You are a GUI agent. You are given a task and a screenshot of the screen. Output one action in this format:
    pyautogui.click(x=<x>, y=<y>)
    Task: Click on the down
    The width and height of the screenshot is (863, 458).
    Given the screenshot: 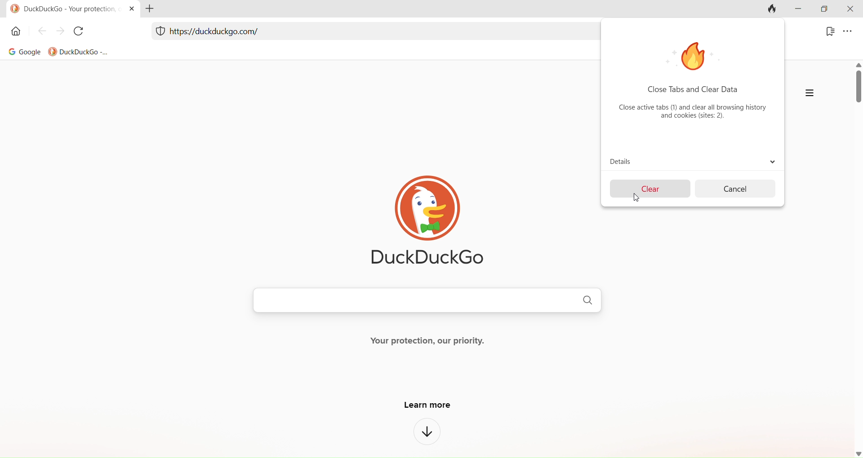 What is the action you would take?
    pyautogui.click(x=426, y=436)
    